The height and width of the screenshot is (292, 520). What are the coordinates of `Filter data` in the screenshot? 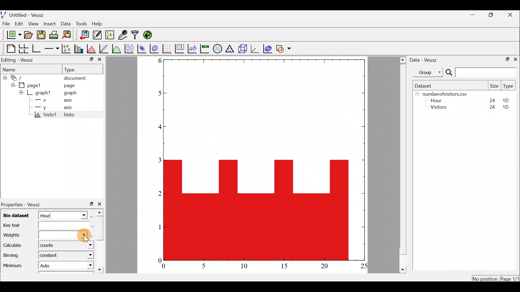 It's located at (135, 35).